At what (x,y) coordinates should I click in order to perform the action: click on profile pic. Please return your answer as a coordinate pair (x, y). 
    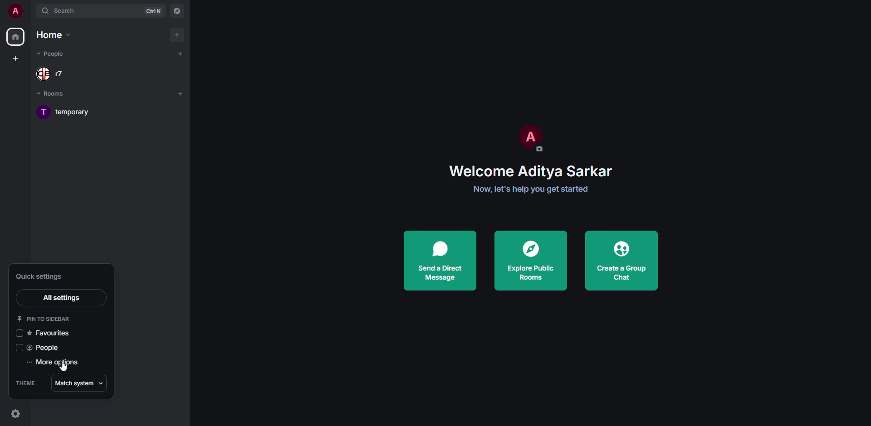
    Looking at the image, I should click on (529, 138).